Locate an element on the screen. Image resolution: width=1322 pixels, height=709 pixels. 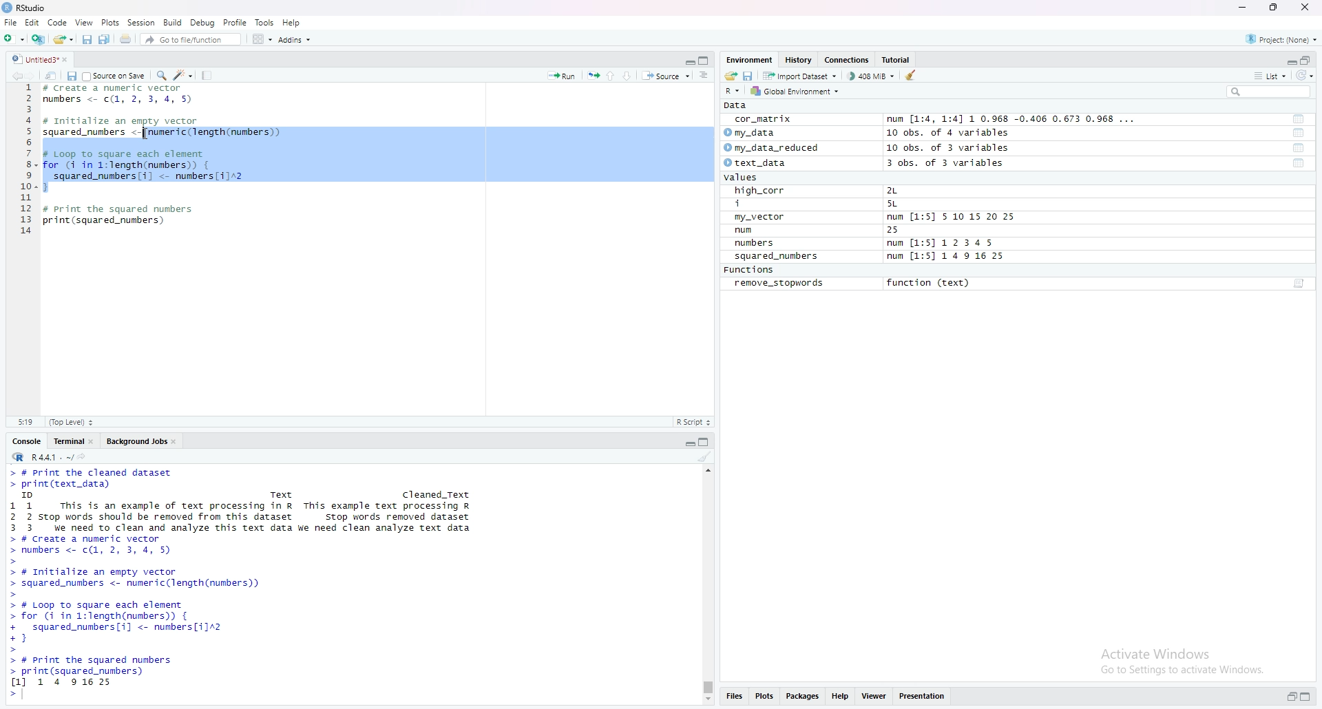
Load Workspace is located at coordinates (731, 74).